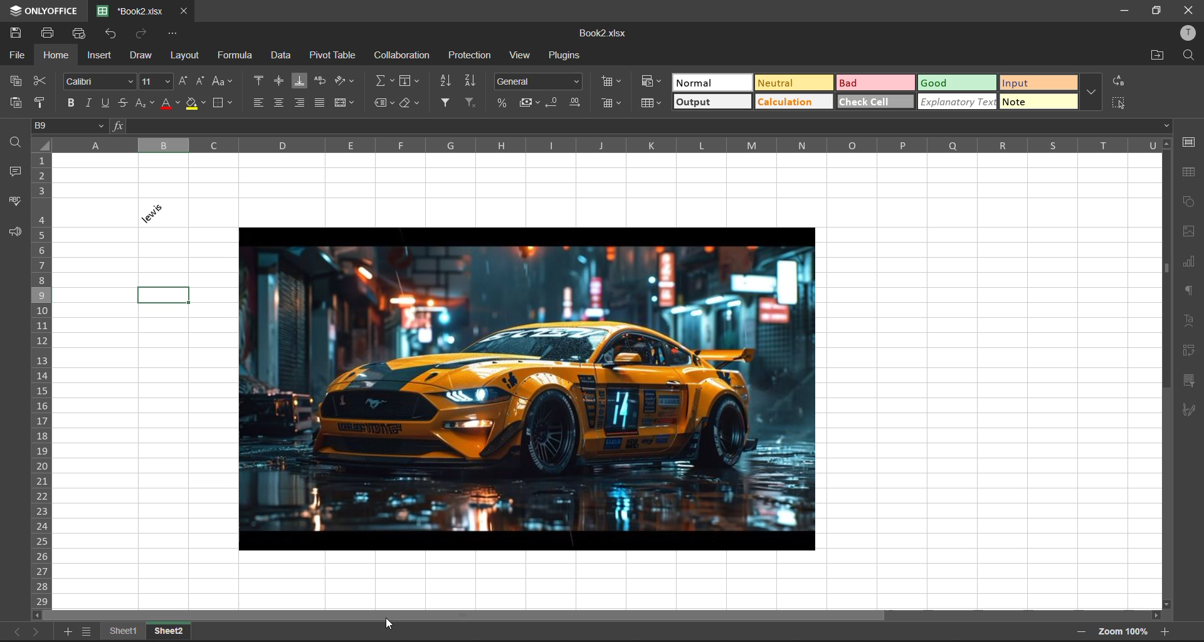  What do you see at coordinates (13, 170) in the screenshot?
I see `comments` at bounding box center [13, 170].